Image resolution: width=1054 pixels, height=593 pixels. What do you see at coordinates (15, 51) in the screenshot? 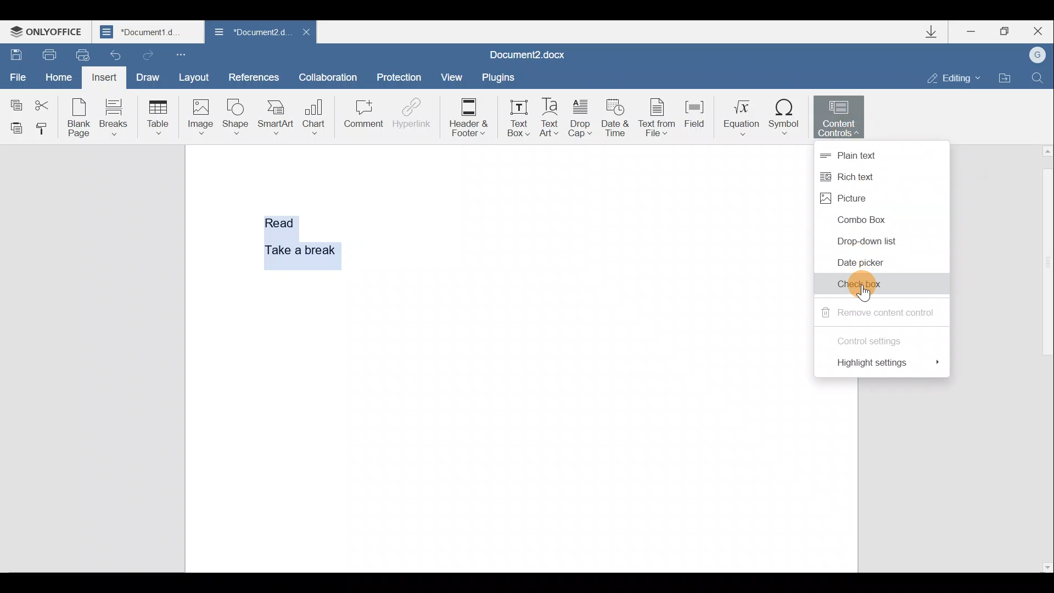
I see `Save` at bounding box center [15, 51].